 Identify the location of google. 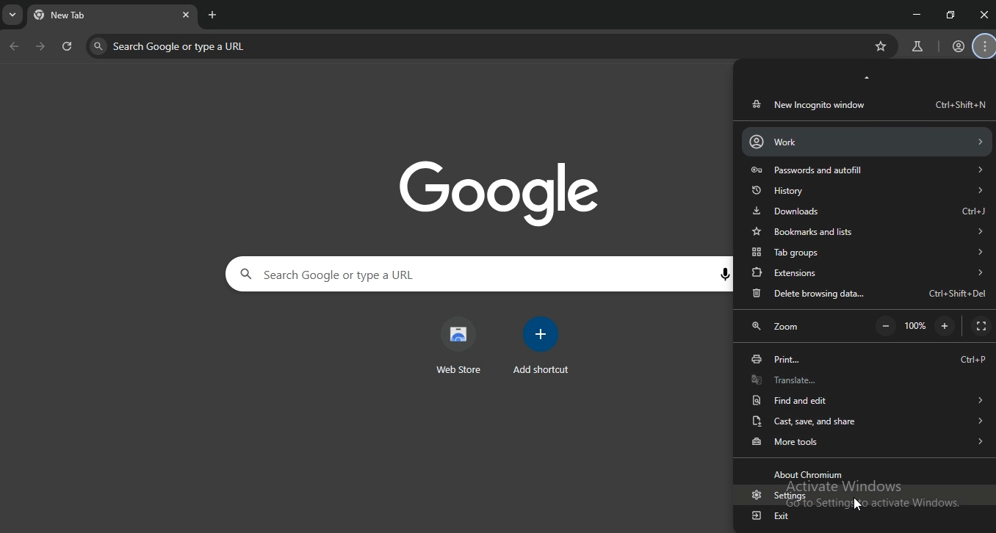
(508, 192).